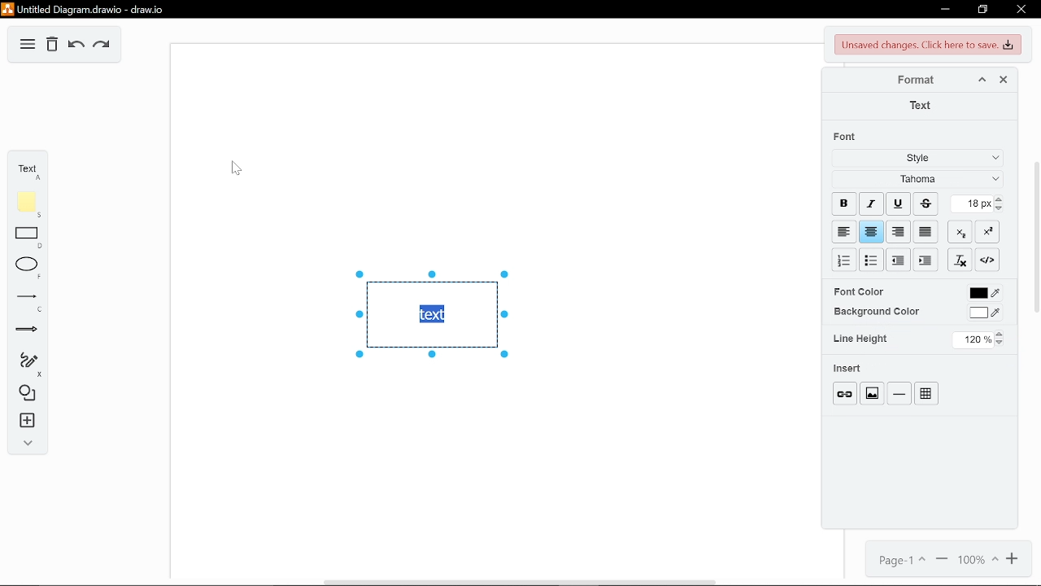 Image resolution: width=1041 pixels, height=586 pixels. I want to click on vertical scrollbar, so click(1036, 236).